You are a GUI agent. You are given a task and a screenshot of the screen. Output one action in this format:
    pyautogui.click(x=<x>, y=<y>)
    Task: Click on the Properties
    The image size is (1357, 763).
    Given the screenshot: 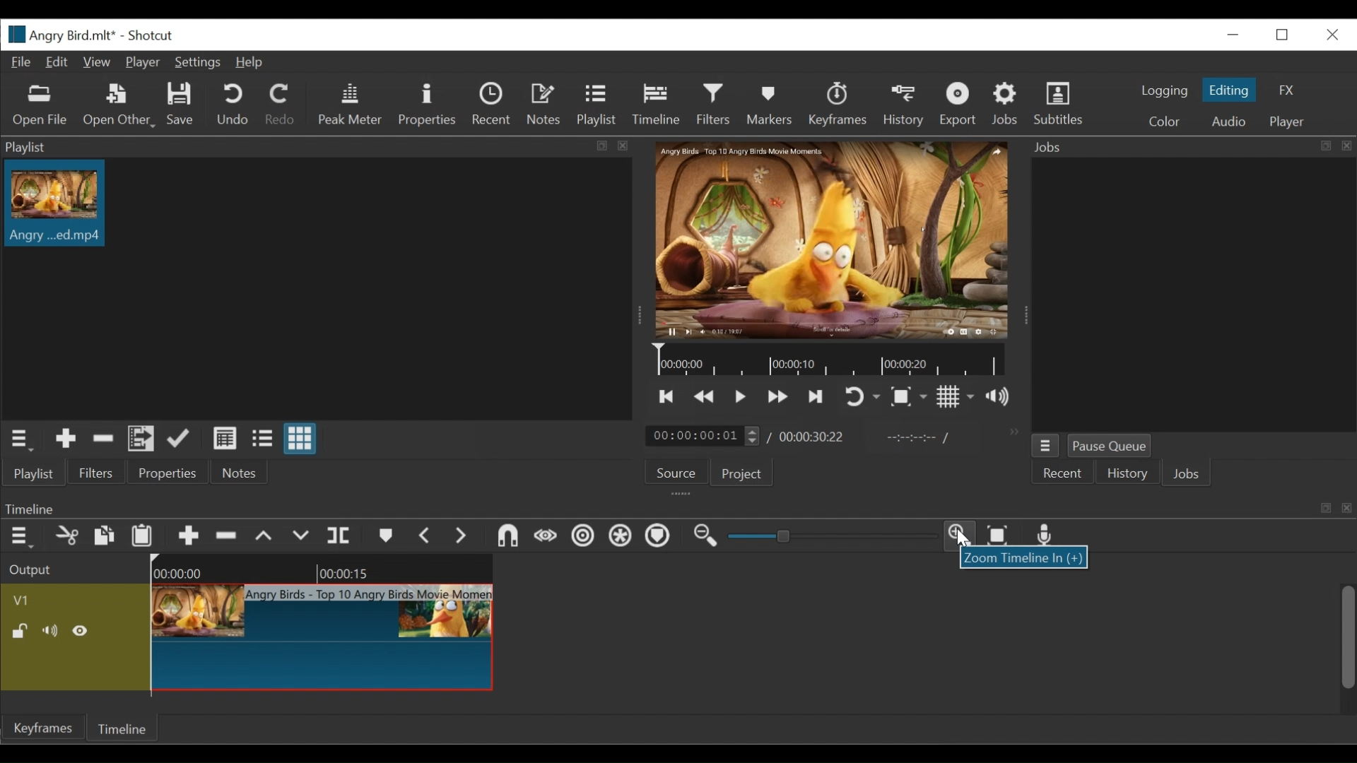 What is the action you would take?
    pyautogui.click(x=430, y=105)
    